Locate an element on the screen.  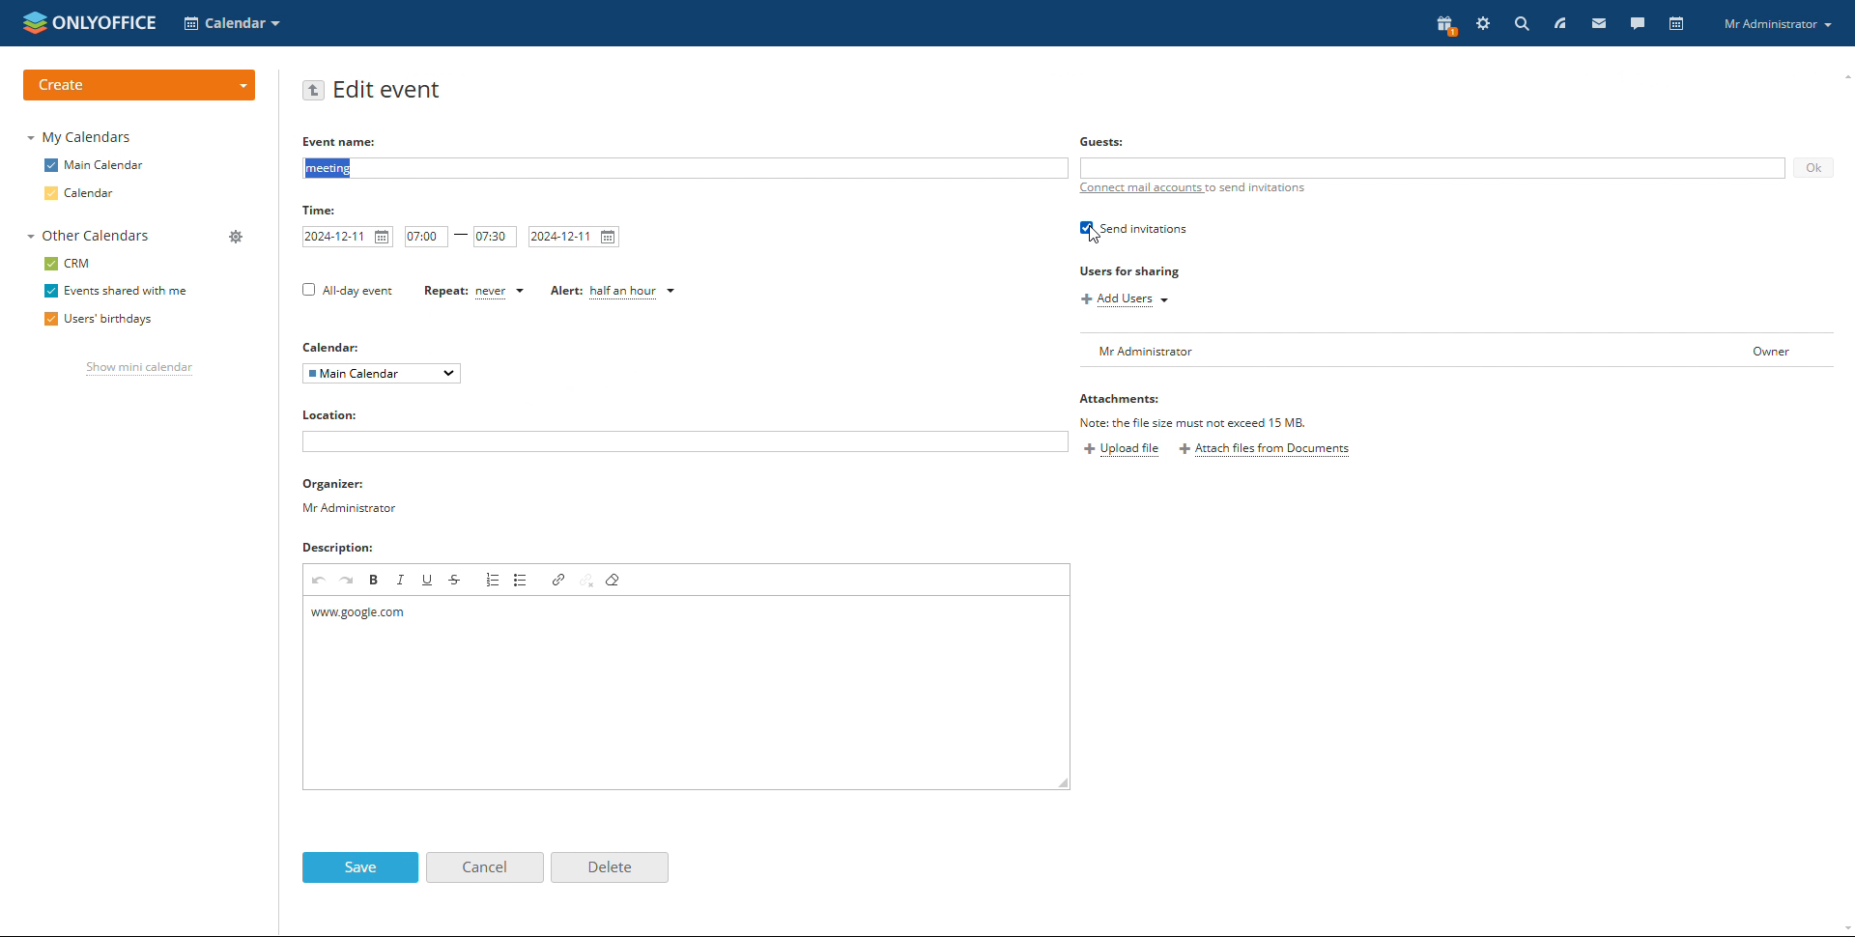
search is located at coordinates (1519, 24).